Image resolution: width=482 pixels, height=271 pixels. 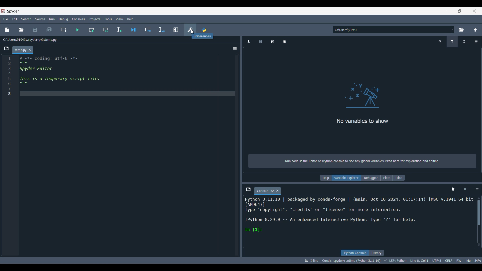 I want to click on Run selection/current line, so click(x=119, y=30).